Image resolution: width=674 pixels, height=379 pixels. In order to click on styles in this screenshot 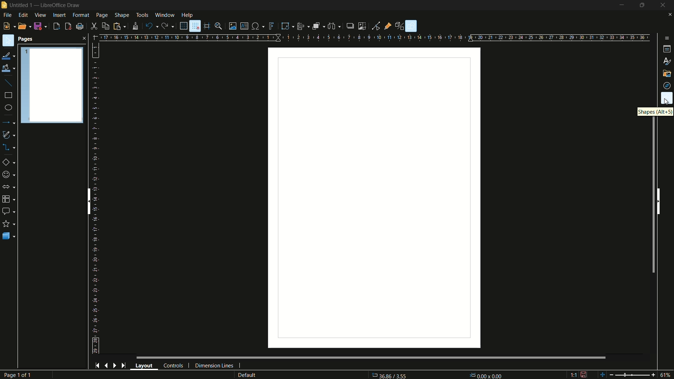, I will do `click(666, 61)`.